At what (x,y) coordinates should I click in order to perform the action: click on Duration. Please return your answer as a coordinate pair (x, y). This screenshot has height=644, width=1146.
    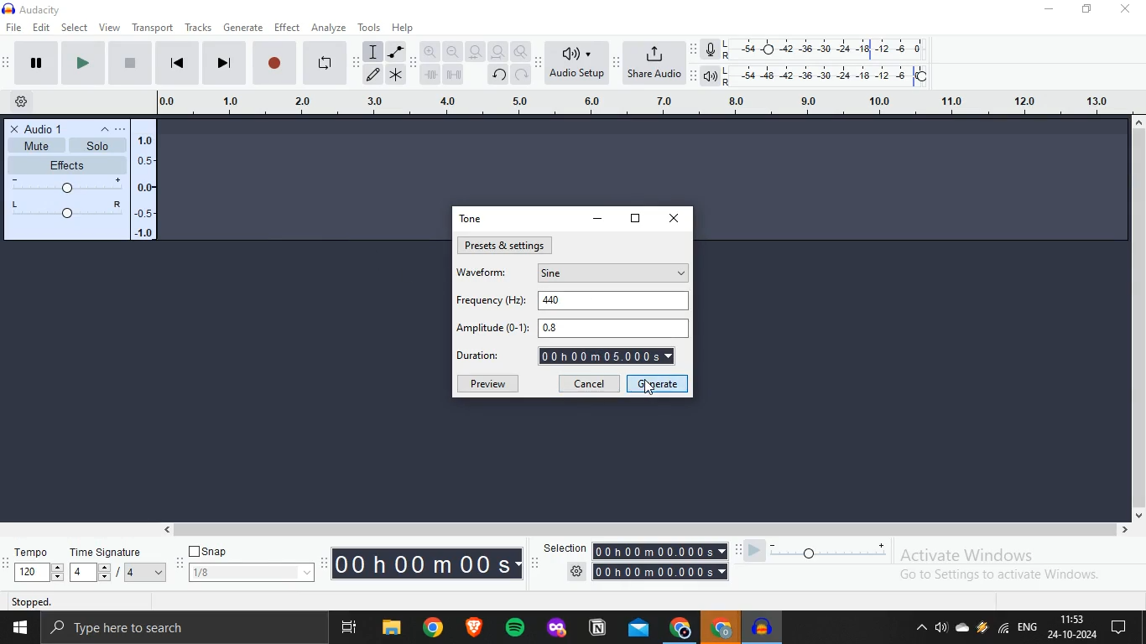
    Looking at the image, I should click on (483, 353).